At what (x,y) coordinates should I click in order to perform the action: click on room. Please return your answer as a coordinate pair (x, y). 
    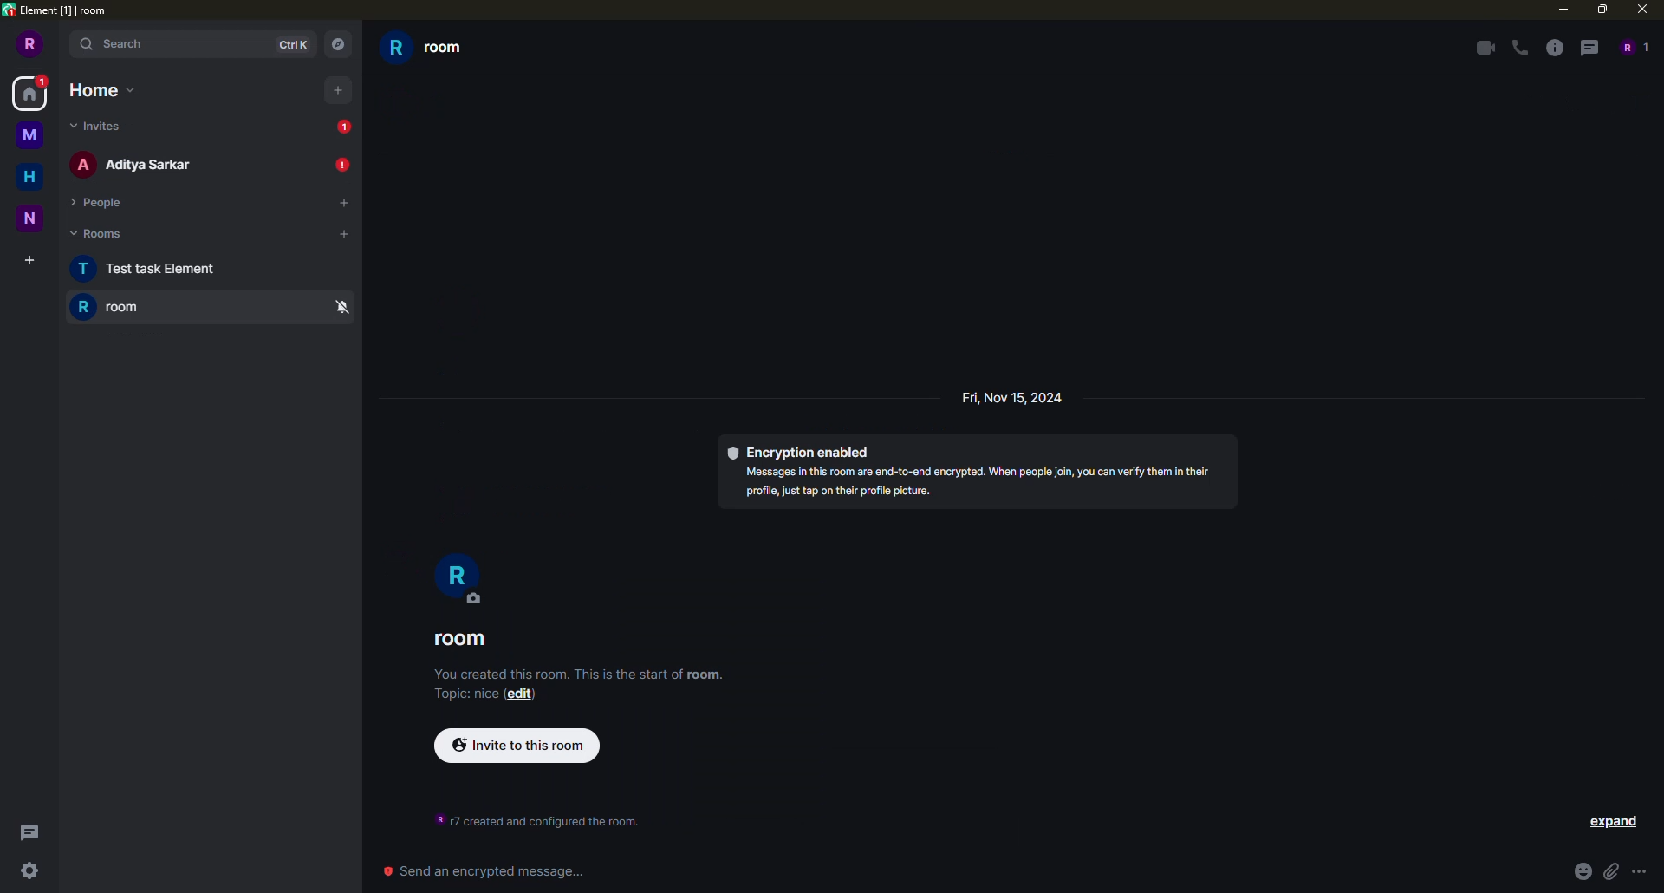
    Looking at the image, I should click on (461, 638).